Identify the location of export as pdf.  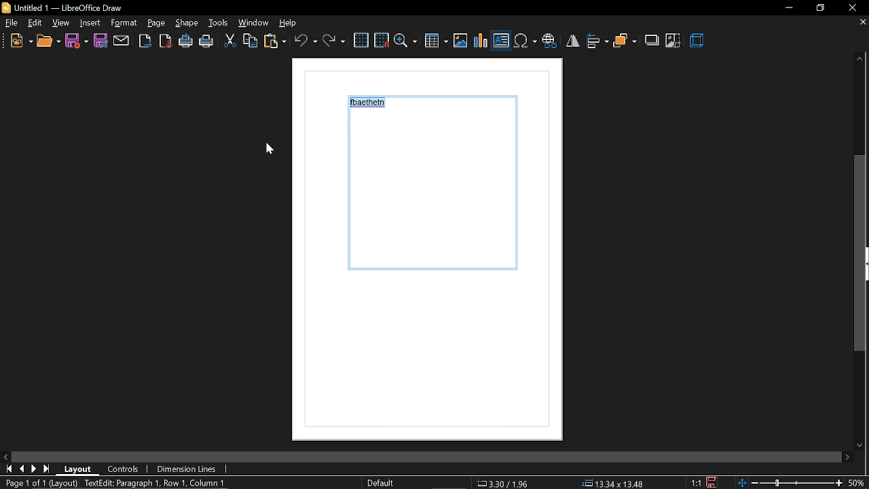
(165, 41).